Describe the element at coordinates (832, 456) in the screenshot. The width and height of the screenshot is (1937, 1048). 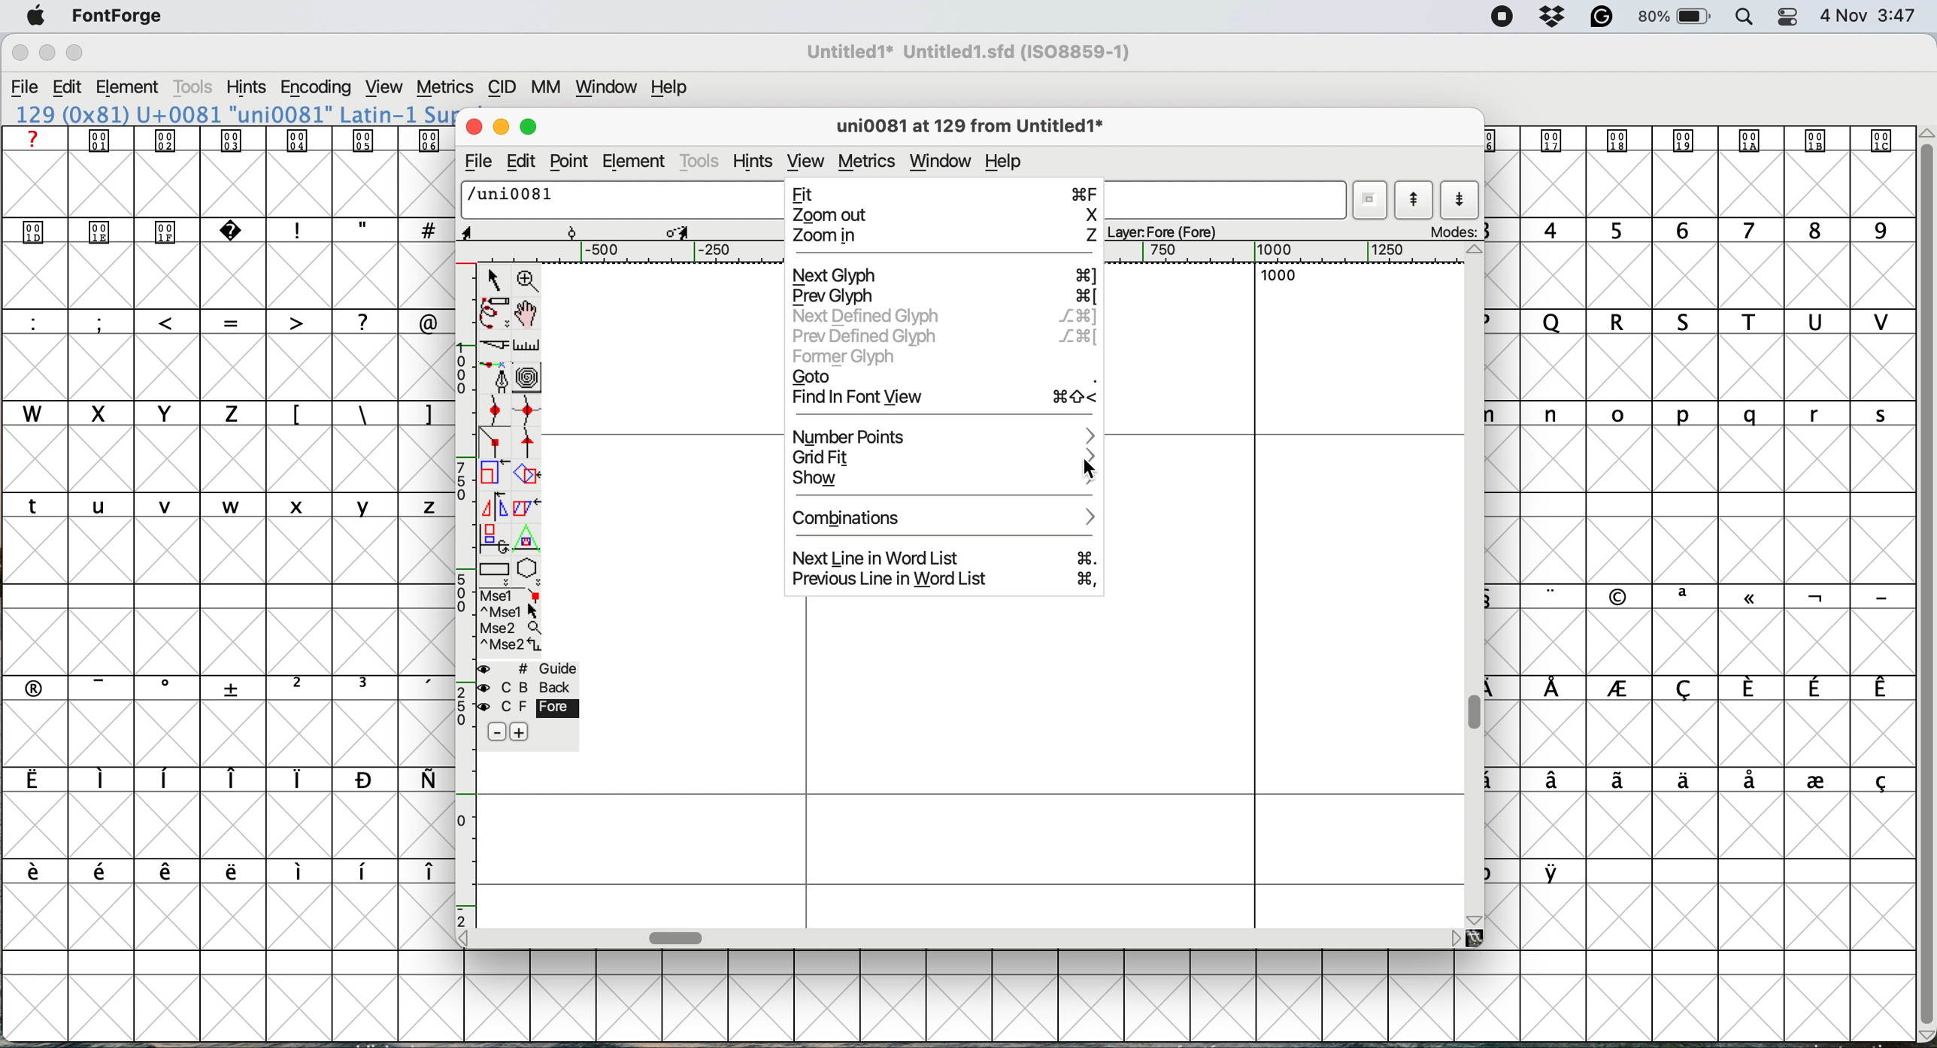
I see `grid fit` at that location.